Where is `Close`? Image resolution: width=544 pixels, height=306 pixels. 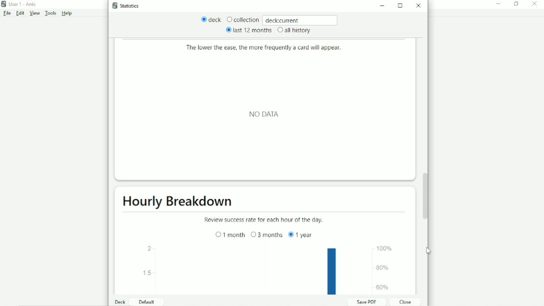 Close is located at coordinates (536, 4).